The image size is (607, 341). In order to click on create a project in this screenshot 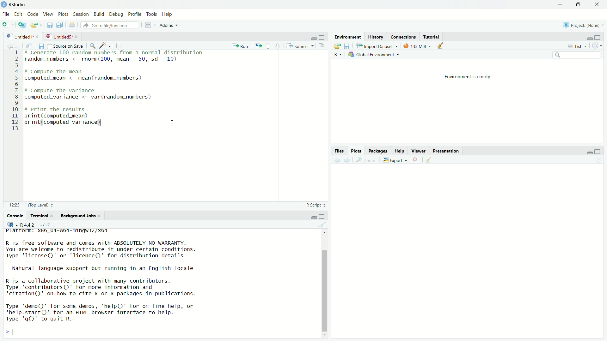, I will do `click(23, 25)`.